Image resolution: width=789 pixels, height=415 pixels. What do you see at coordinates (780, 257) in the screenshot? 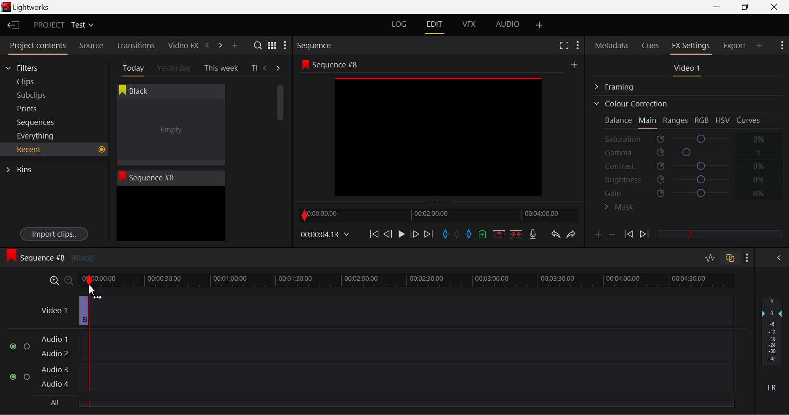
I see `Show Audio Mix` at bounding box center [780, 257].